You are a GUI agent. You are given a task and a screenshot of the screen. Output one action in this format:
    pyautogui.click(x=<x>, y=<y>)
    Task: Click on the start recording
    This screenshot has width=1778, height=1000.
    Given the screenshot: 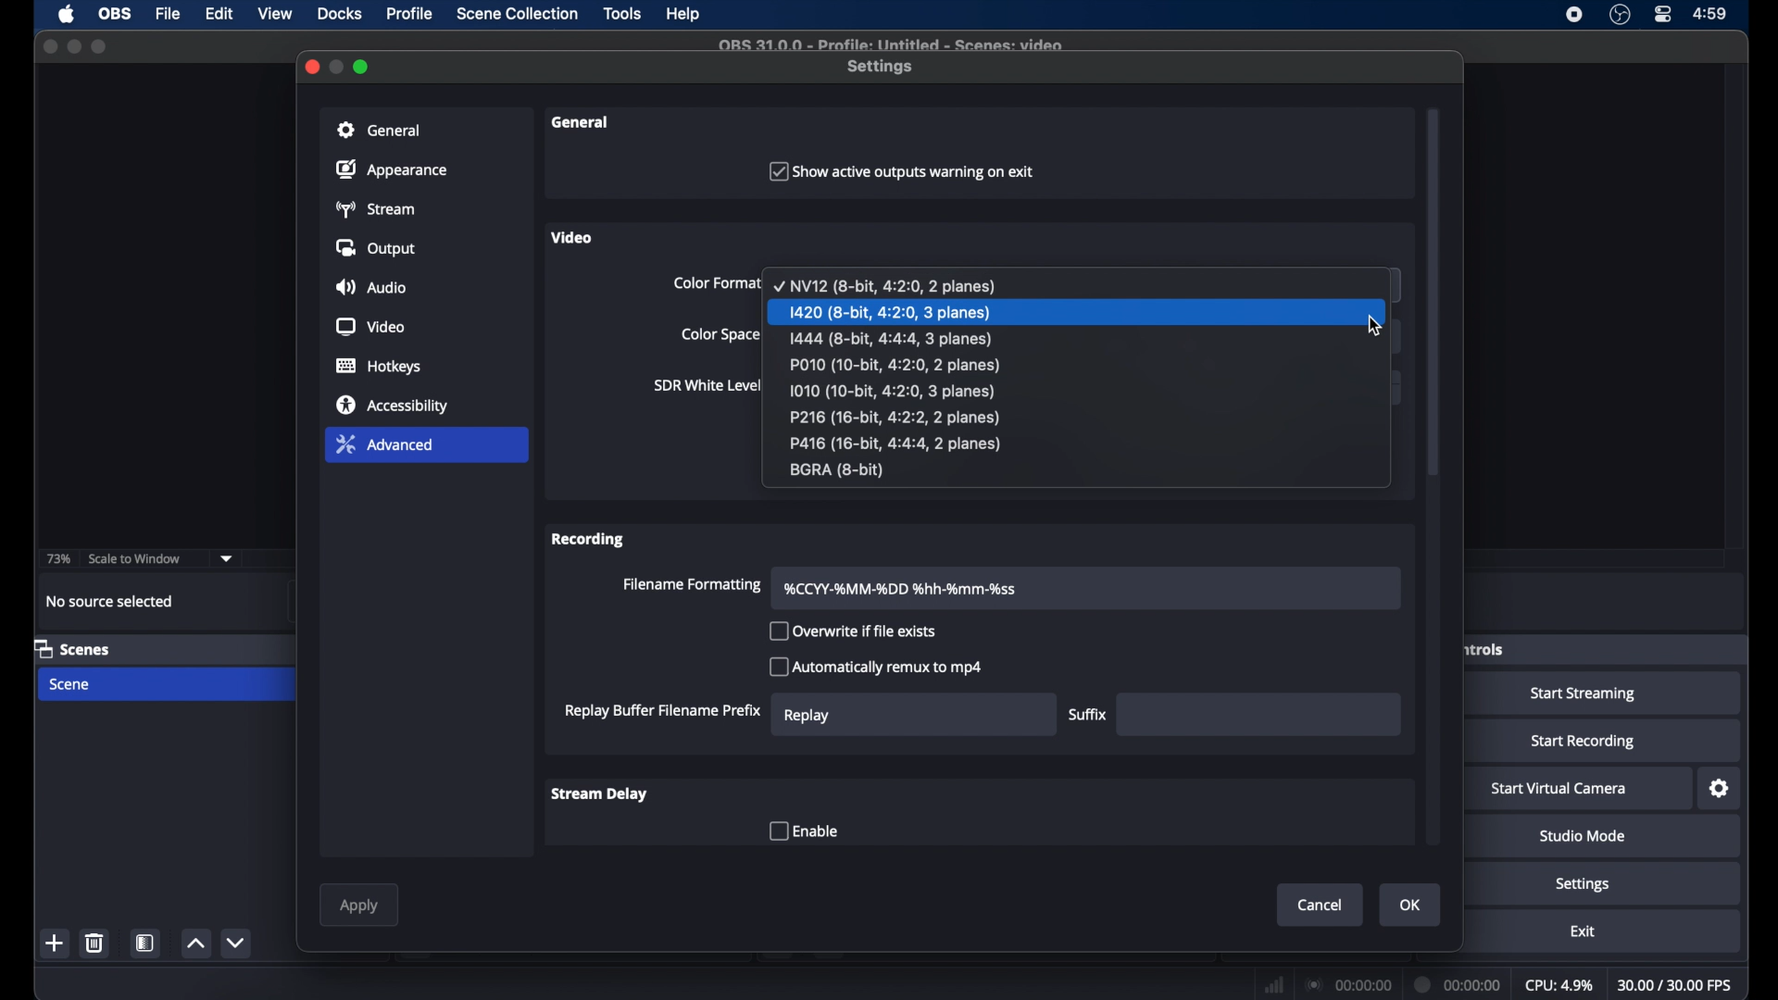 What is the action you would take?
    pyautogui.click(x=1582, y=741)
    